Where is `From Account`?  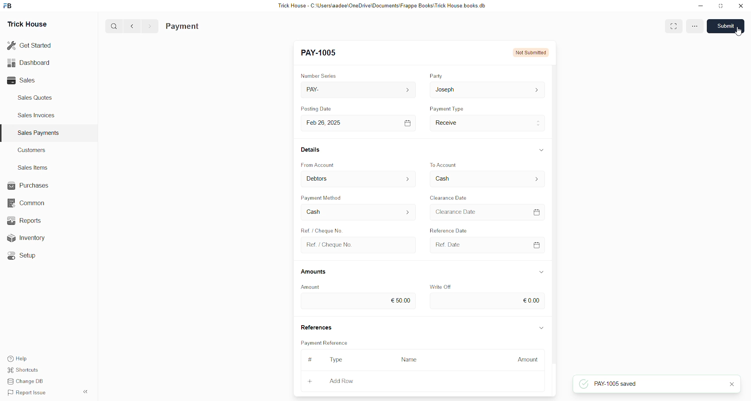 From Account is located at coordinates (359, 179).